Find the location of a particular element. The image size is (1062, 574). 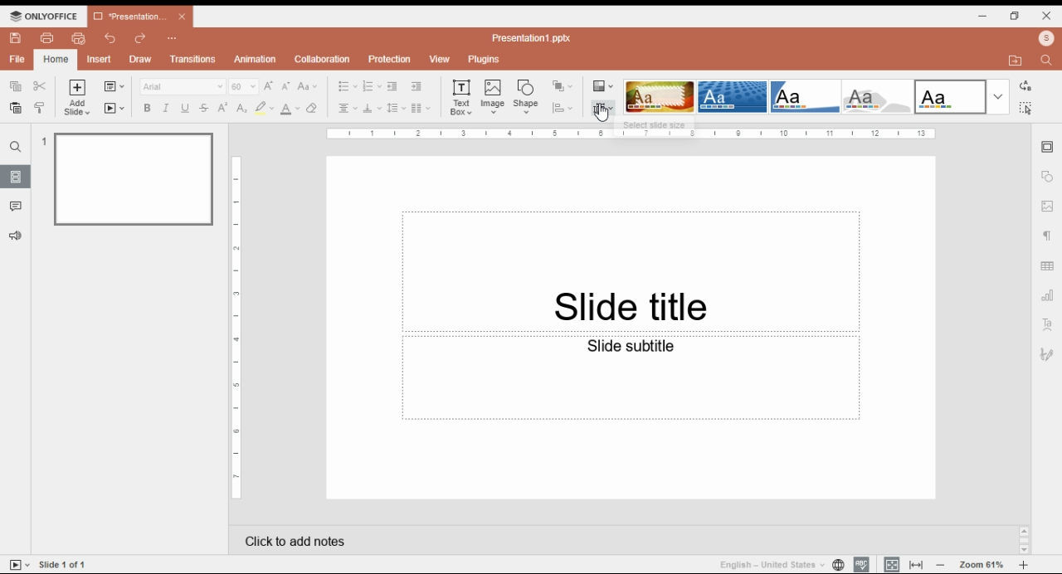

replace is located at coordinates (1024, 86).